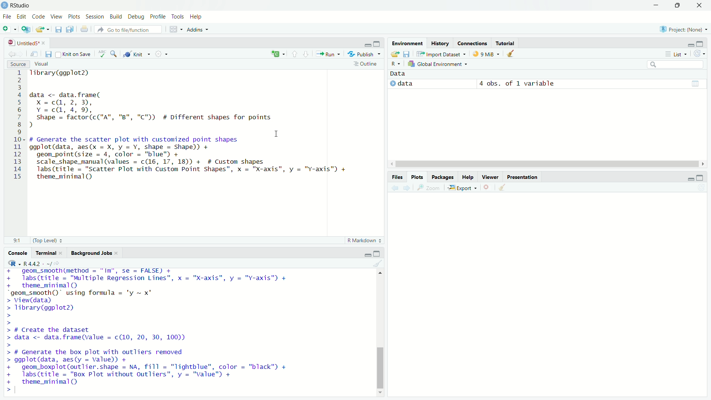  What do you see at coordinates (58, 29) in the screenshot?
I see `Save current document` at bounding box center [58, 29].